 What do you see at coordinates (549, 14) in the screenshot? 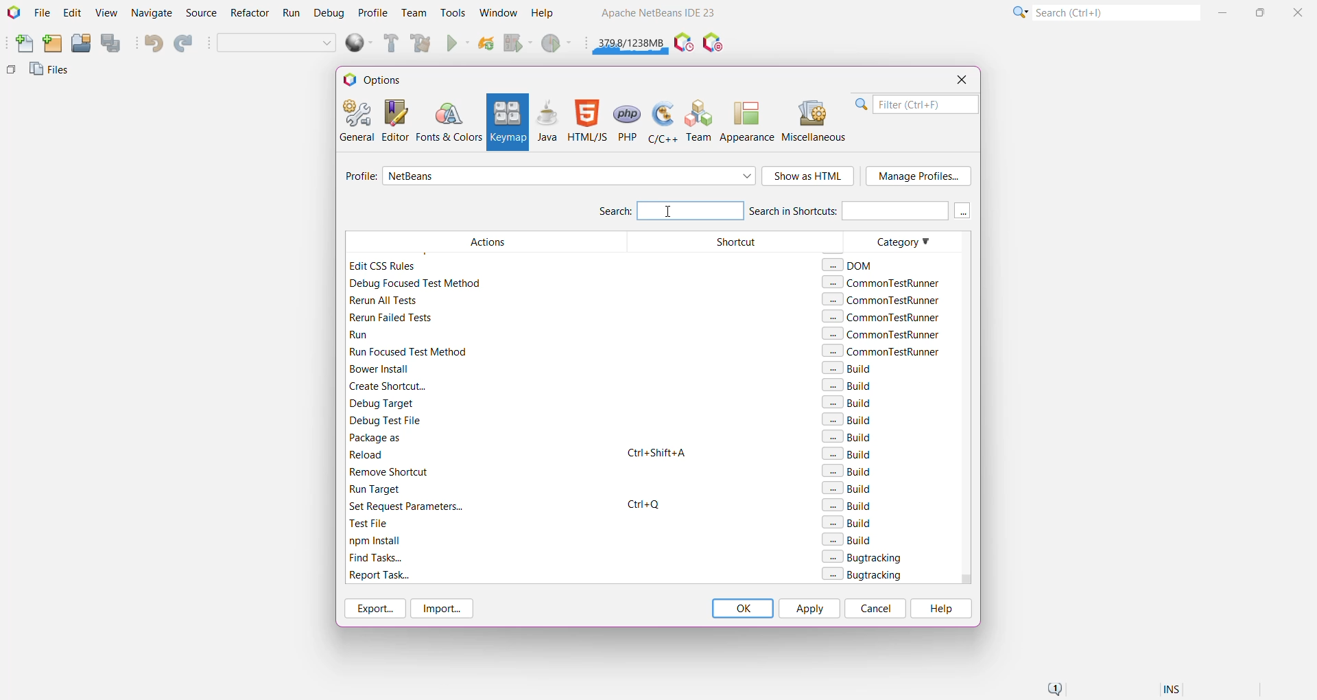
I see `Help` at bounding box center [549, 14].